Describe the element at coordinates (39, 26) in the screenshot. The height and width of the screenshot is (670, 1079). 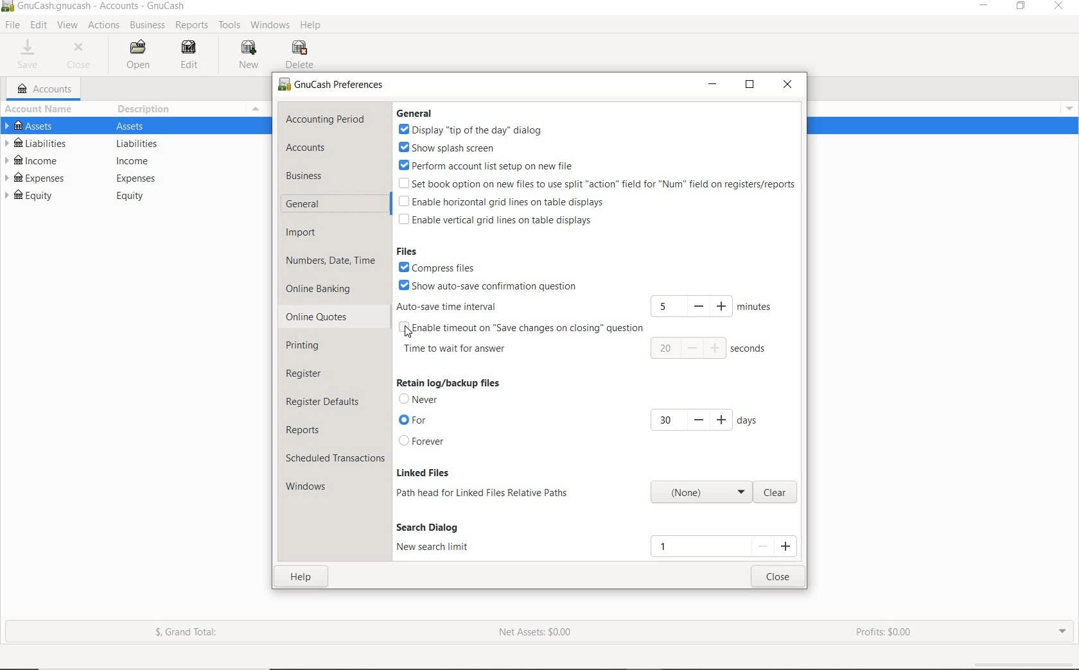
I see `EDIT` at that location.